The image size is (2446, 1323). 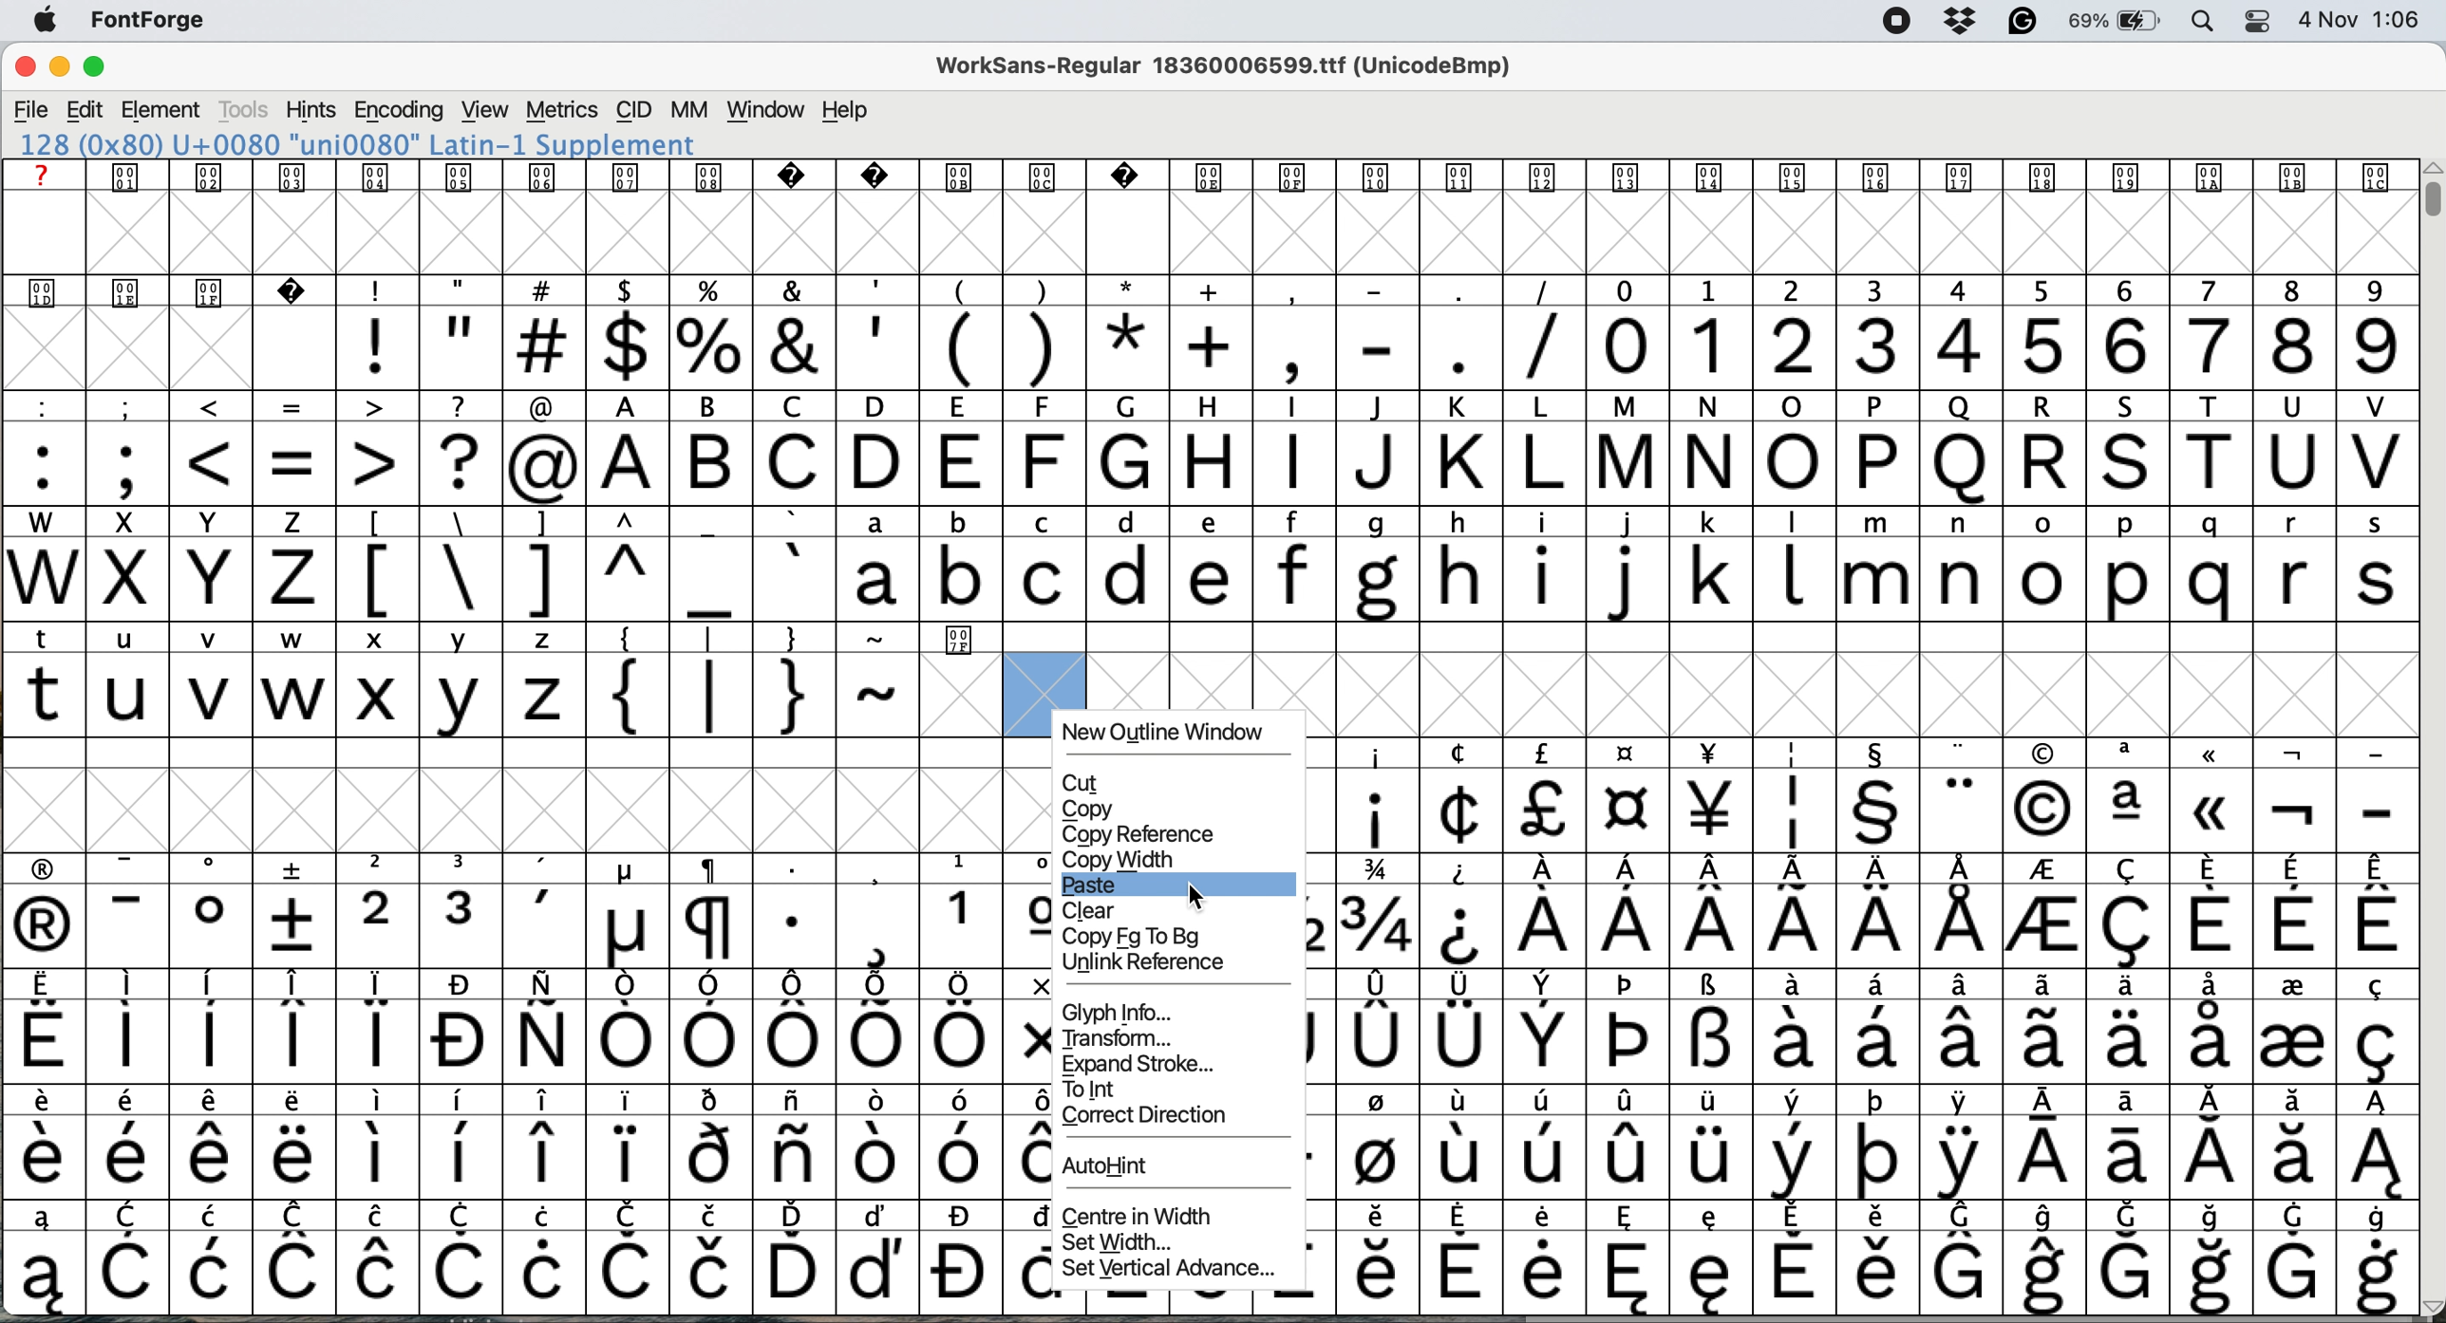 What do you see at coordinates (381, 144) in the screenshot?
I see `alpha numeric string` at bounding box center [381, 144].